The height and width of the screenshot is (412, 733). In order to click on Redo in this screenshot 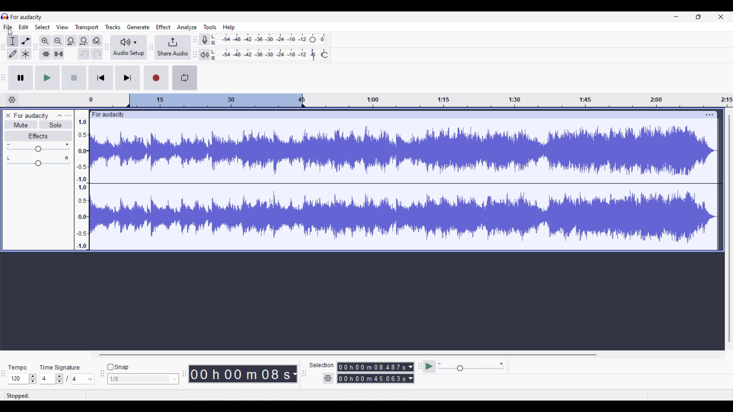, I will do `click(97, 53)`.